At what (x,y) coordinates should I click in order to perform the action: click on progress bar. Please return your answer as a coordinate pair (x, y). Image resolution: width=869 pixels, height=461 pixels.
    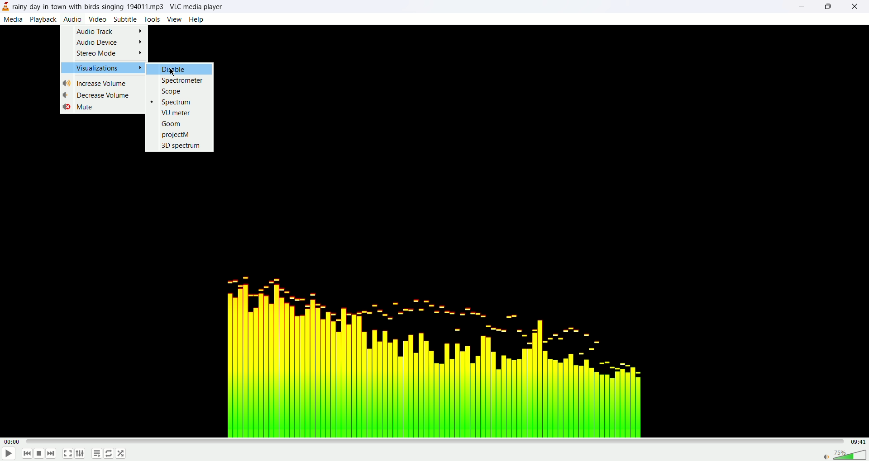
    Looking at the image, I should click on (438, 442).